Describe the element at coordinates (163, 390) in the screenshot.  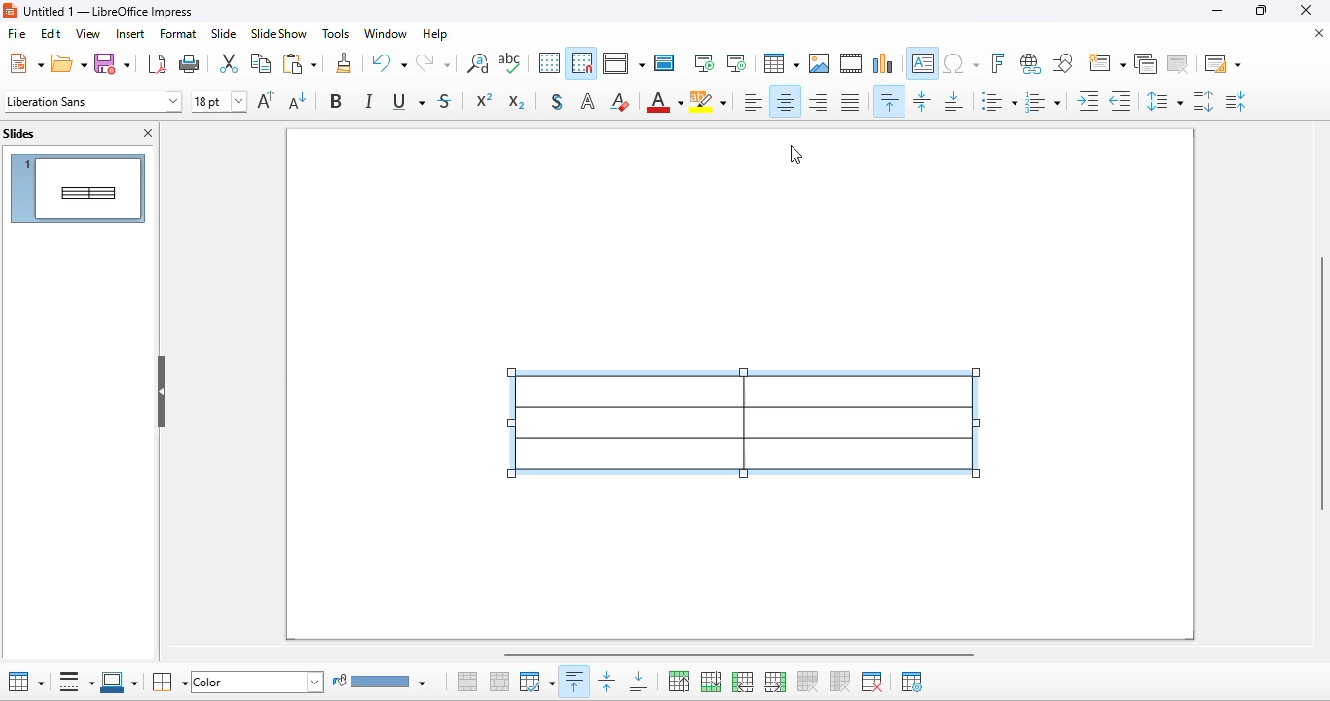
I see `hide pane` at that location.